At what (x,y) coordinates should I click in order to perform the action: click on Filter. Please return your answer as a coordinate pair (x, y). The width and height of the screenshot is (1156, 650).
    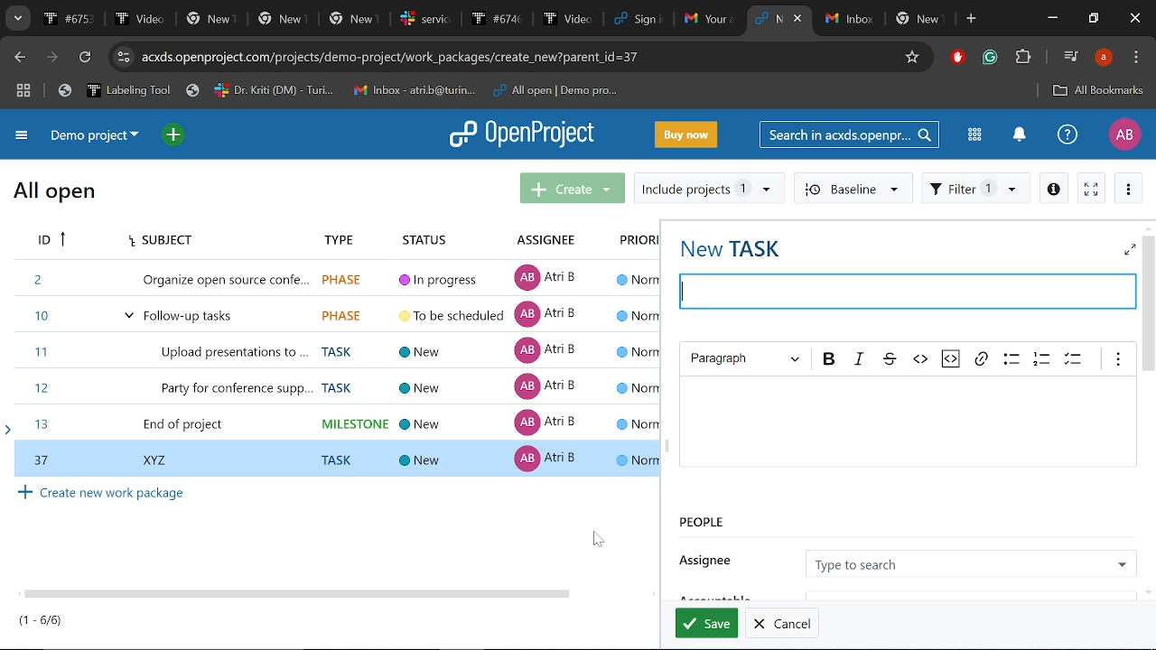
    Looking at the image, I should click on (976, 187).